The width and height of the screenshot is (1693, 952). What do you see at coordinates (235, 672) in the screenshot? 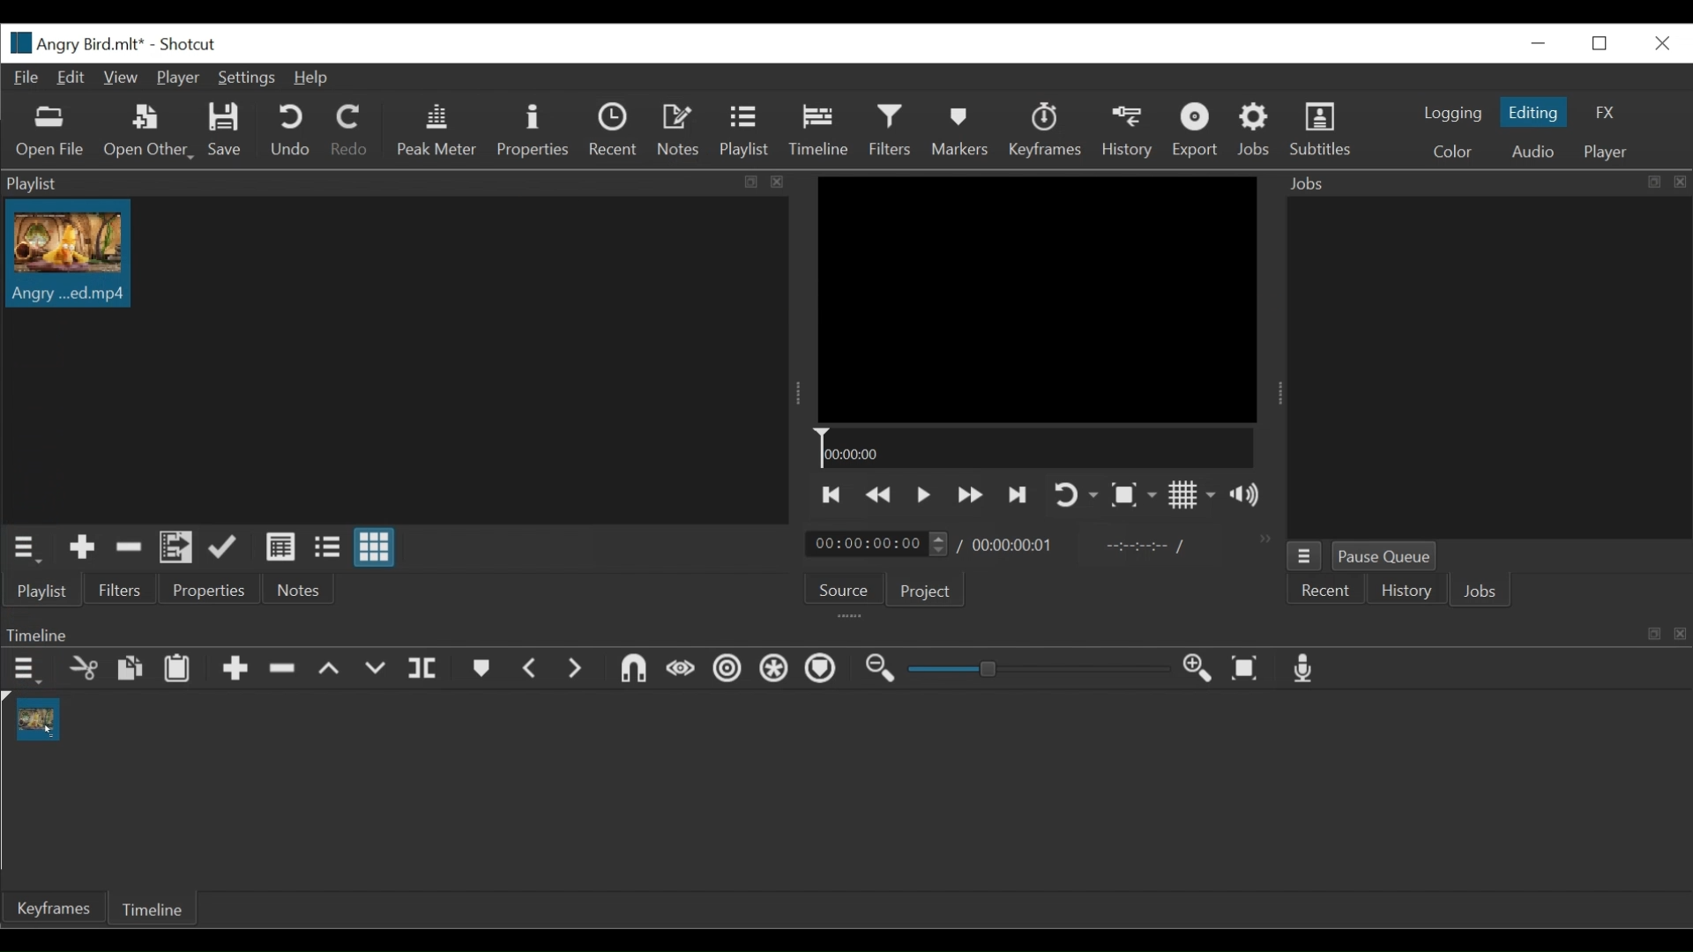
I see `add clip` at bounding box center [235, 672].